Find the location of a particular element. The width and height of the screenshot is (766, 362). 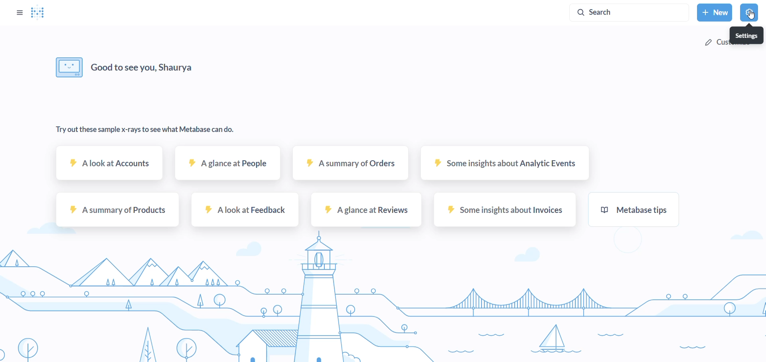

A summary of Products sample is located at coordinates (116, 212).